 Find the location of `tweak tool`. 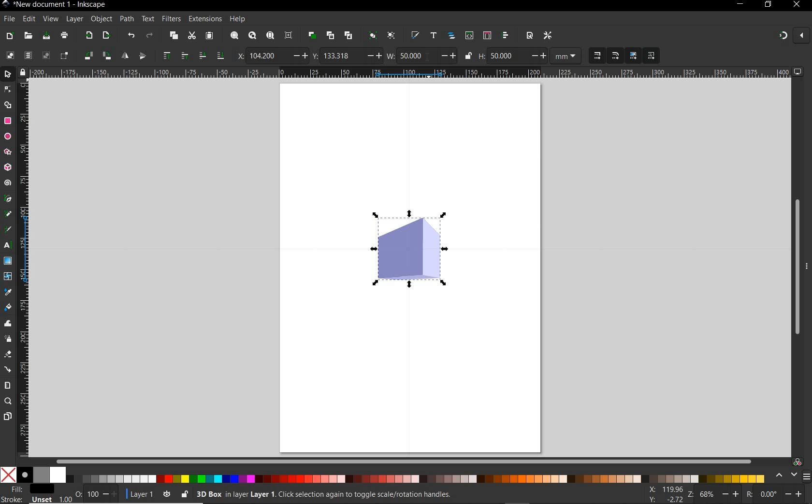

tweak tool is located at coordinates (8, 324).